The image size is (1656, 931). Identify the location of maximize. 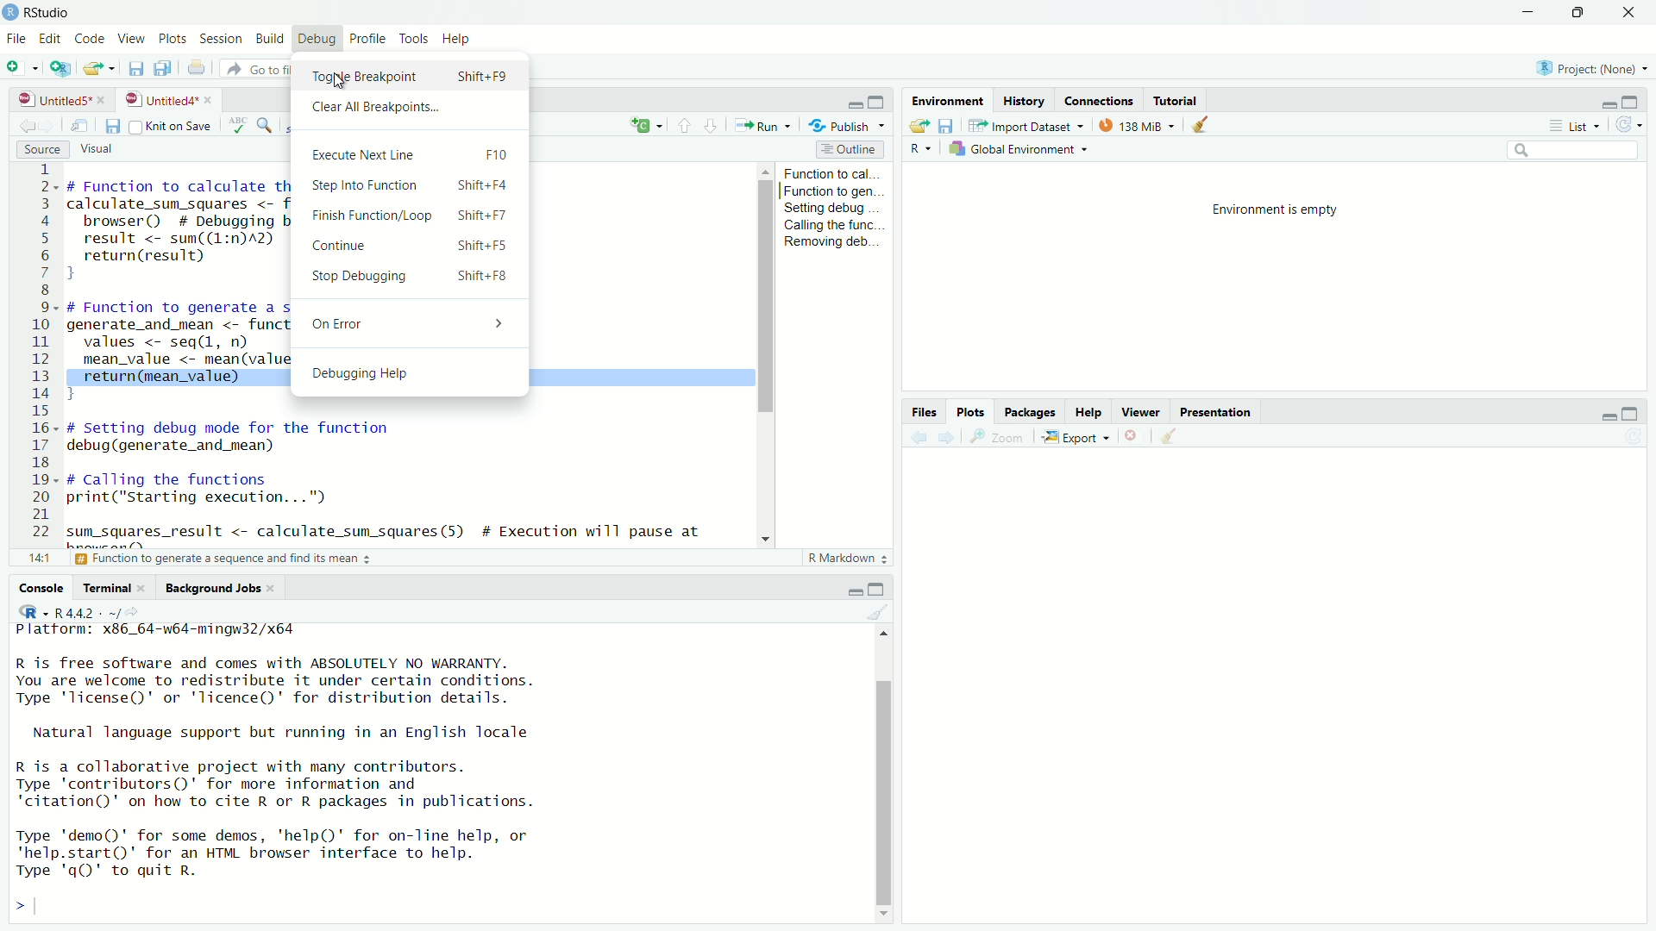
(1586, 15).